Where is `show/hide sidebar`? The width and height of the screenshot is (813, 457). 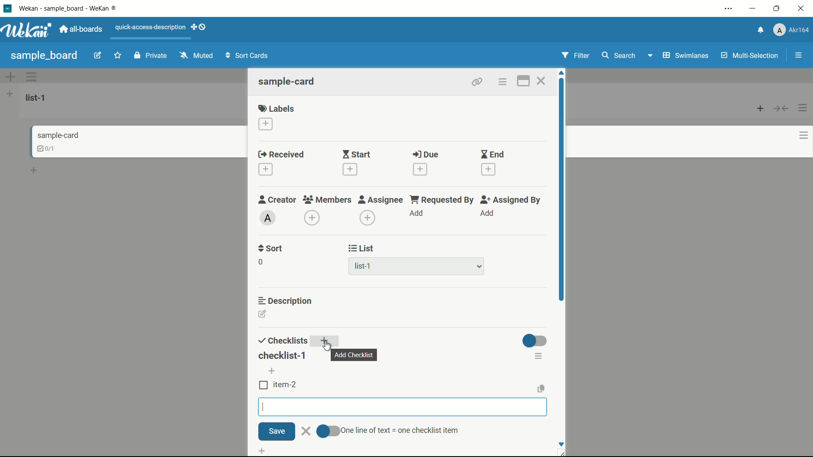 show/hide sidebar is located at coordinates (799, 55).